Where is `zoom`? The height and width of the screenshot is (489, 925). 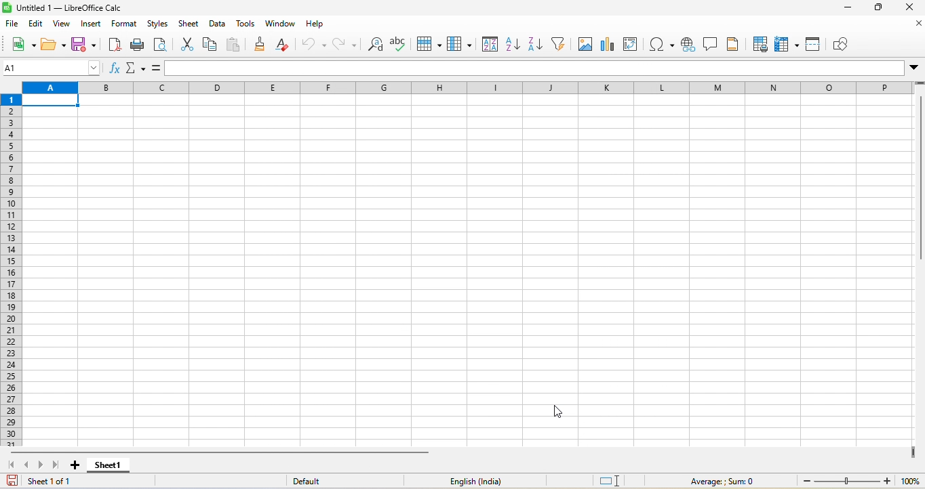
zoom is located at coordinates (857, 482).